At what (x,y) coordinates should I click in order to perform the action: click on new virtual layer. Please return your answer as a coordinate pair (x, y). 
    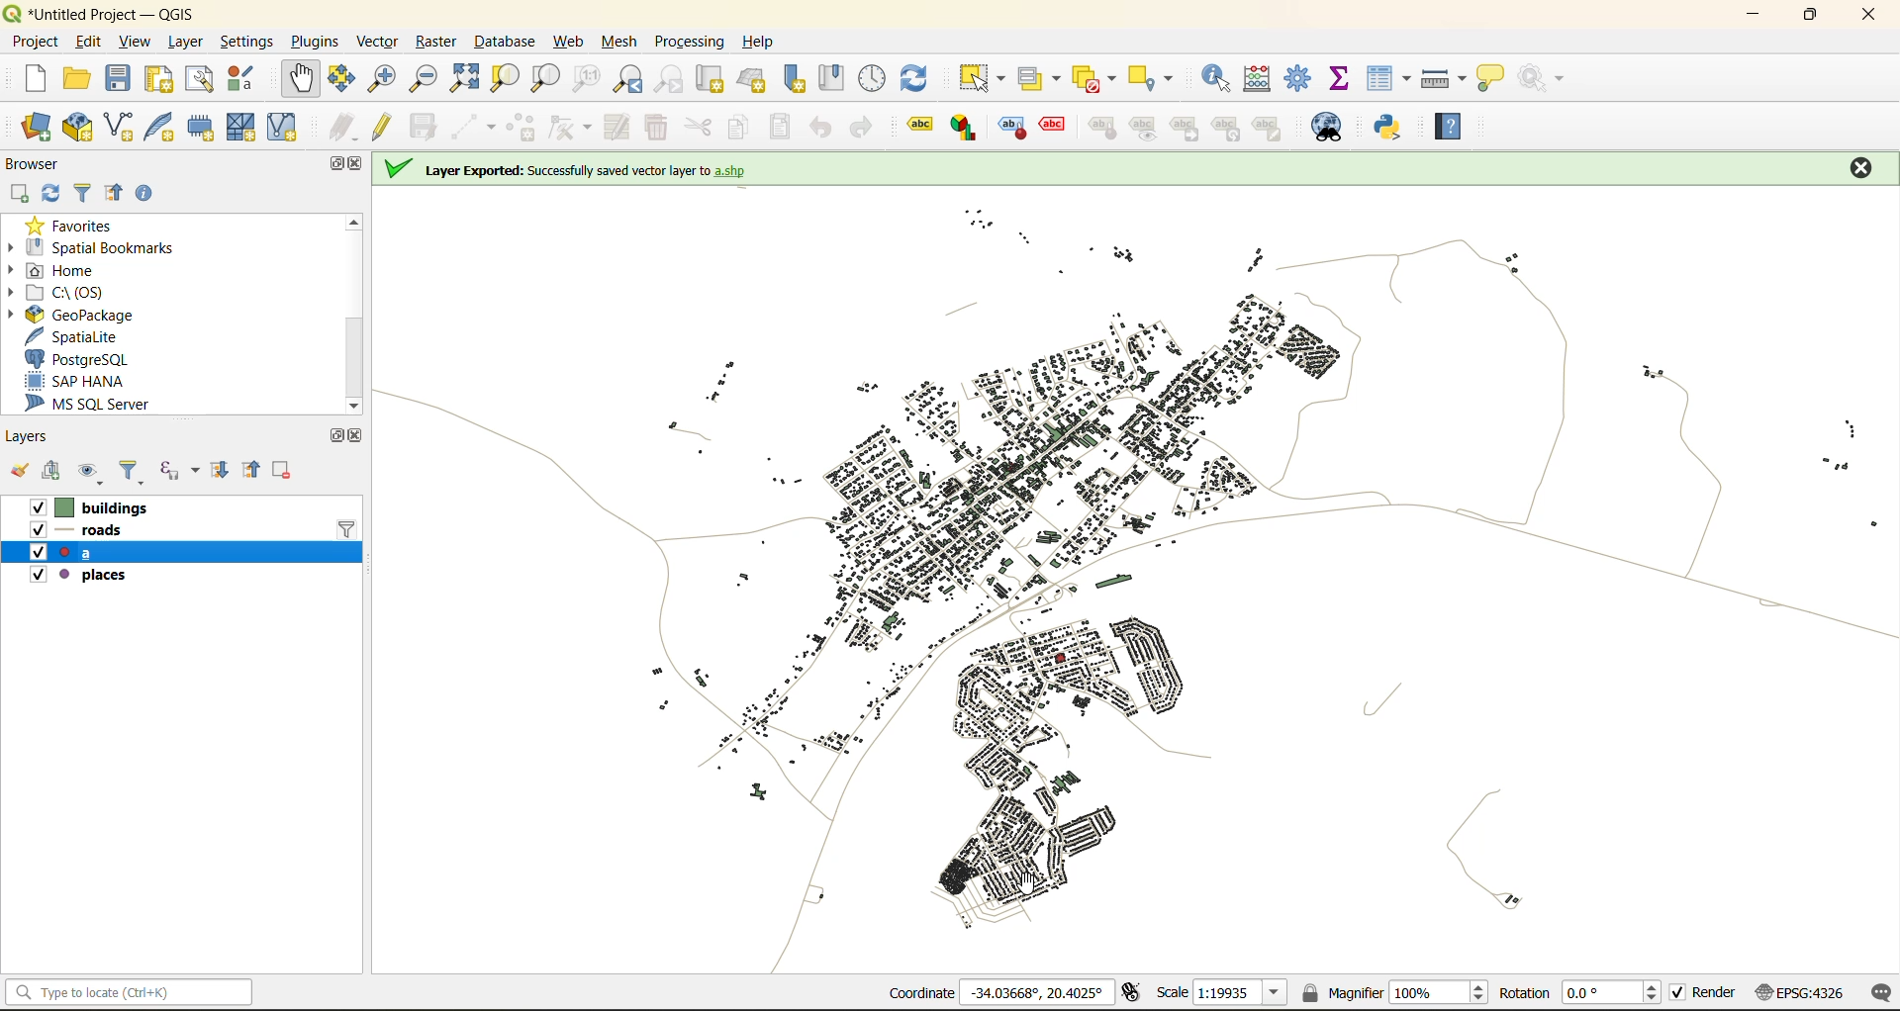
    Looking at the image, I should click on (287, 128).